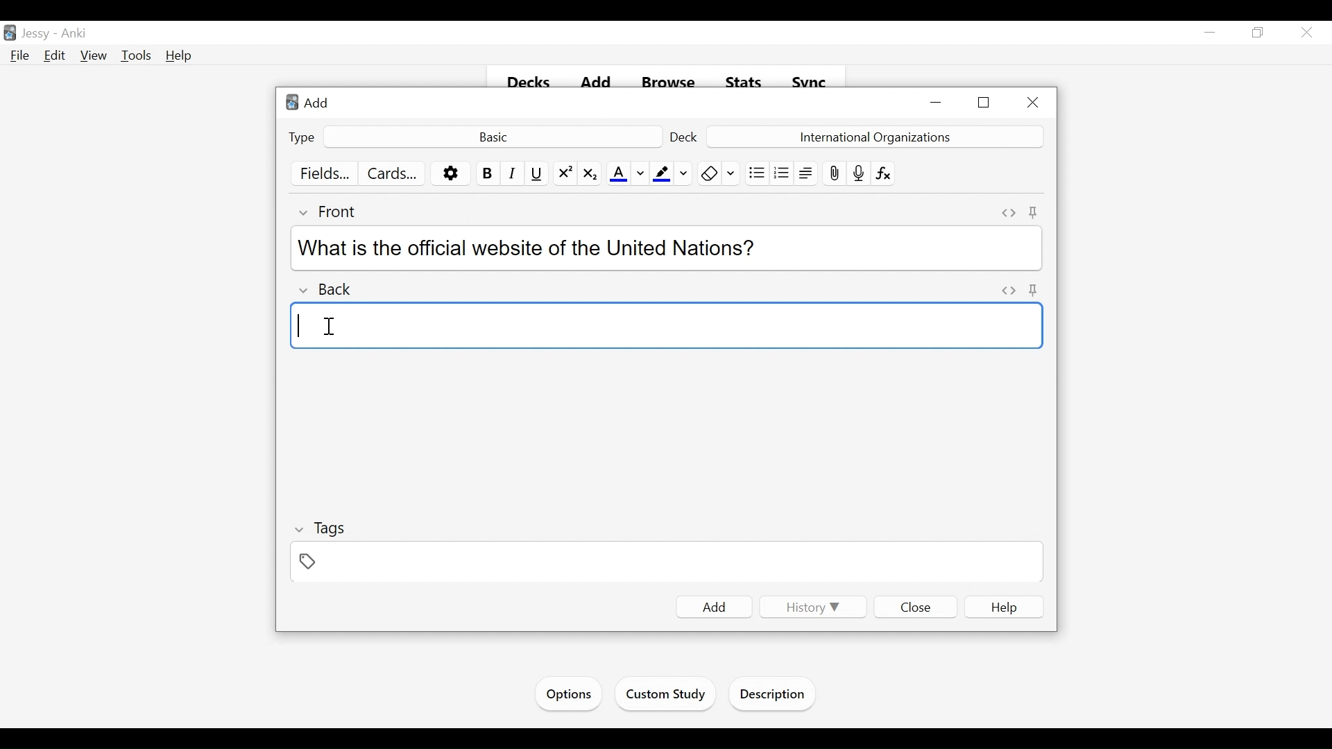 The width and height of the screenshot is (1332, 749). I want to click on Edit, so click(55, 55).